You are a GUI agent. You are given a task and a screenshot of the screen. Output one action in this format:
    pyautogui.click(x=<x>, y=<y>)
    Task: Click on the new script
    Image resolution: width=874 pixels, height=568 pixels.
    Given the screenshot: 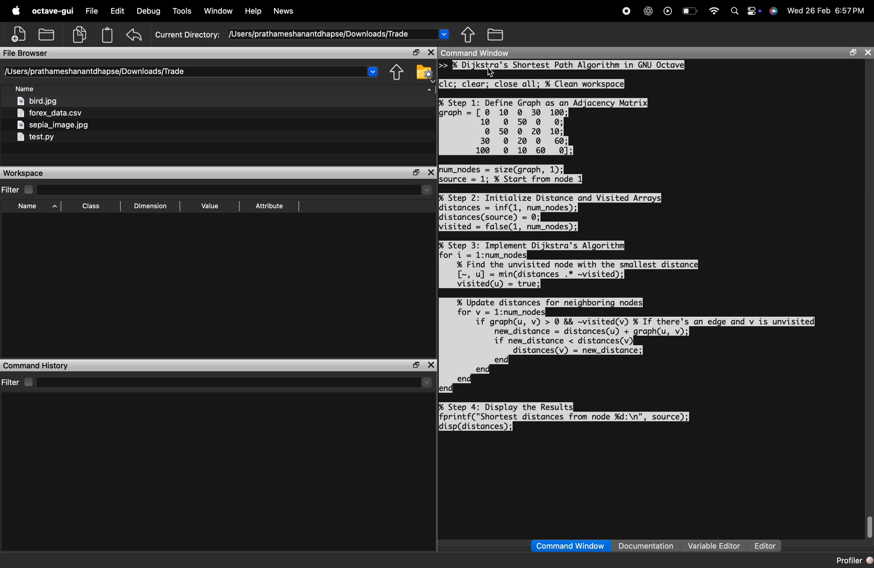 What is the action you would take?
    pyautogui.click(x=19, y=34)
    